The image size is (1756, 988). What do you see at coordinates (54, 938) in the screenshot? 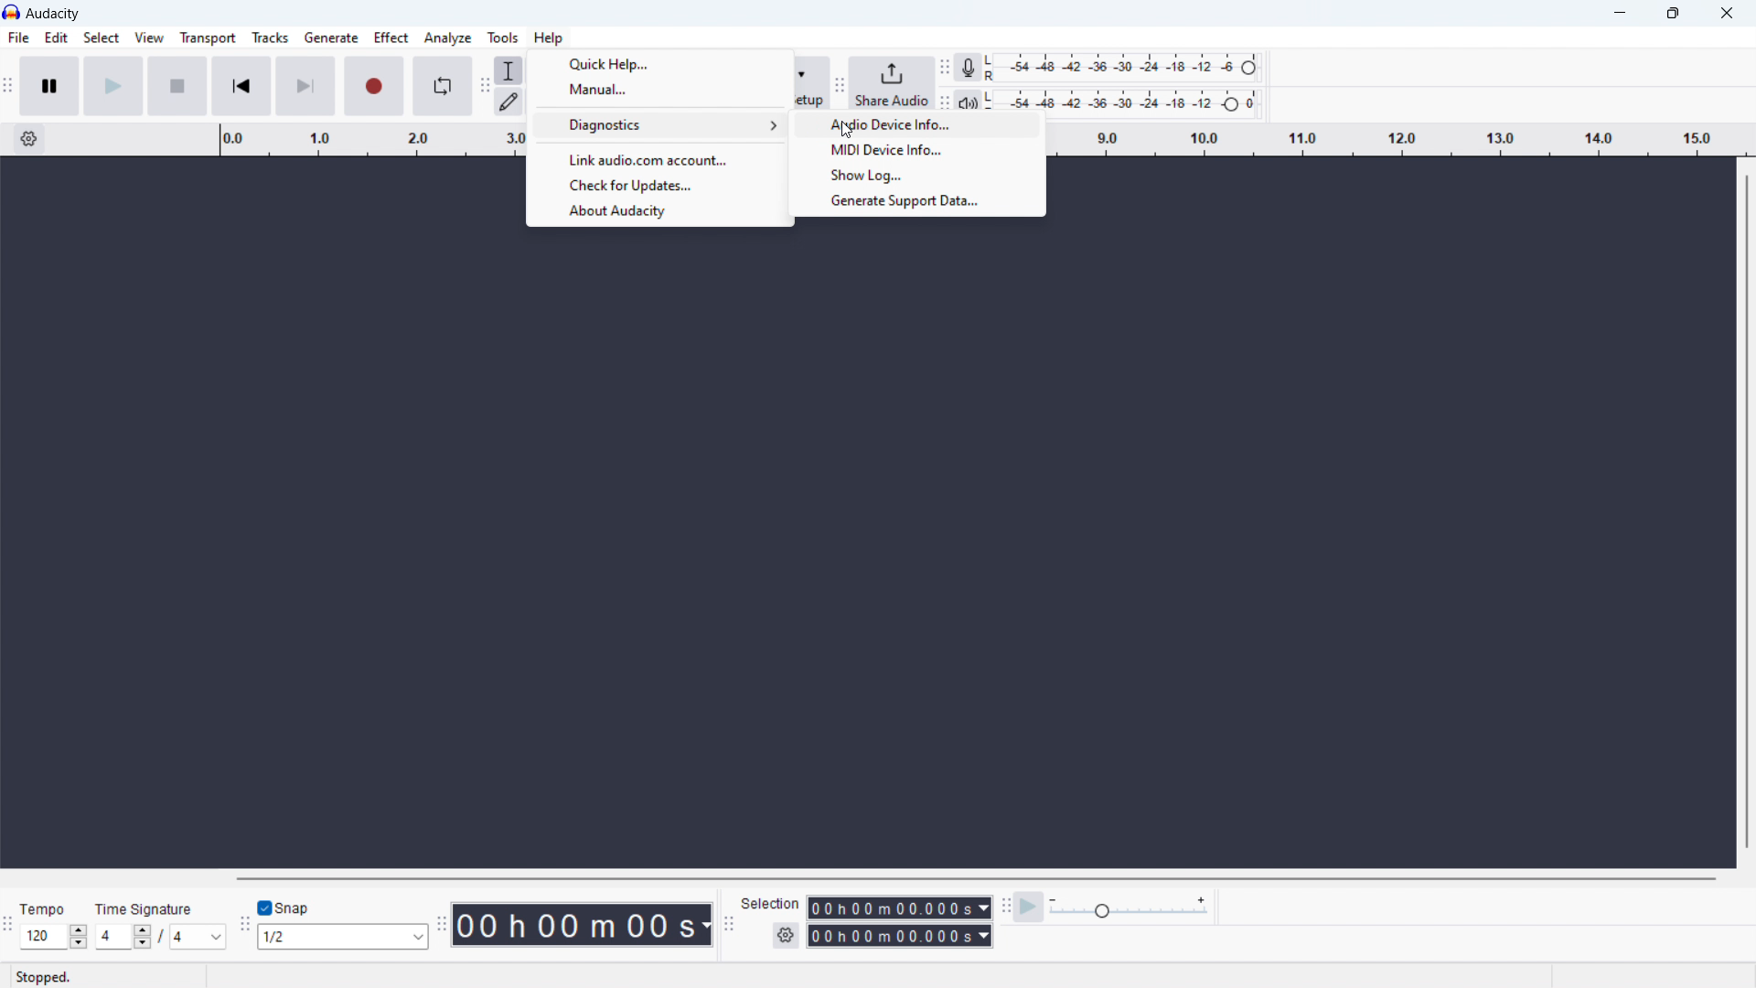
I see `set tempo` at bounding box center [54, 938].